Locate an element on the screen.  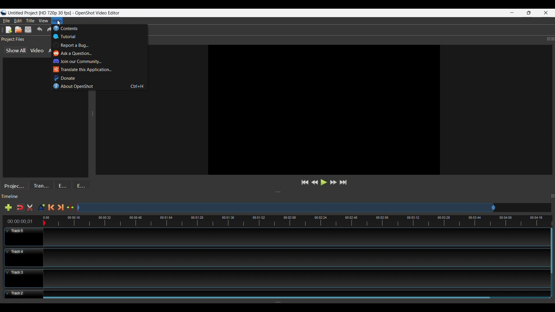
Vertical Scroll bar is located at coordinates (552, 252).